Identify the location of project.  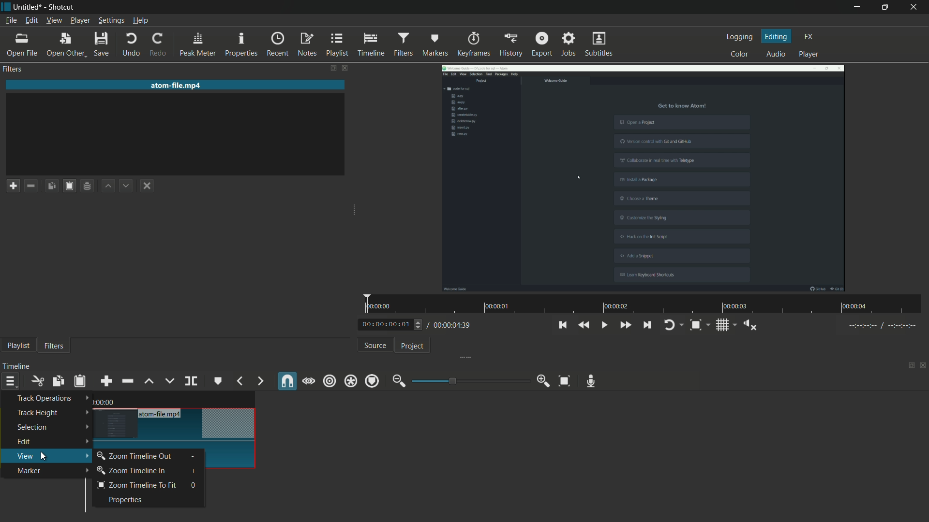
(413, 346).